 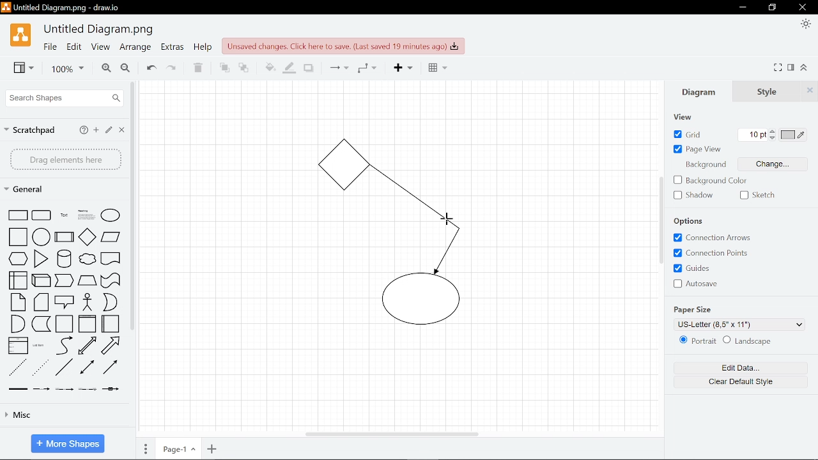 What do you see at coordinates (42, 236) in the screenshot?
I see `shape` at bounding box center [42, 236].